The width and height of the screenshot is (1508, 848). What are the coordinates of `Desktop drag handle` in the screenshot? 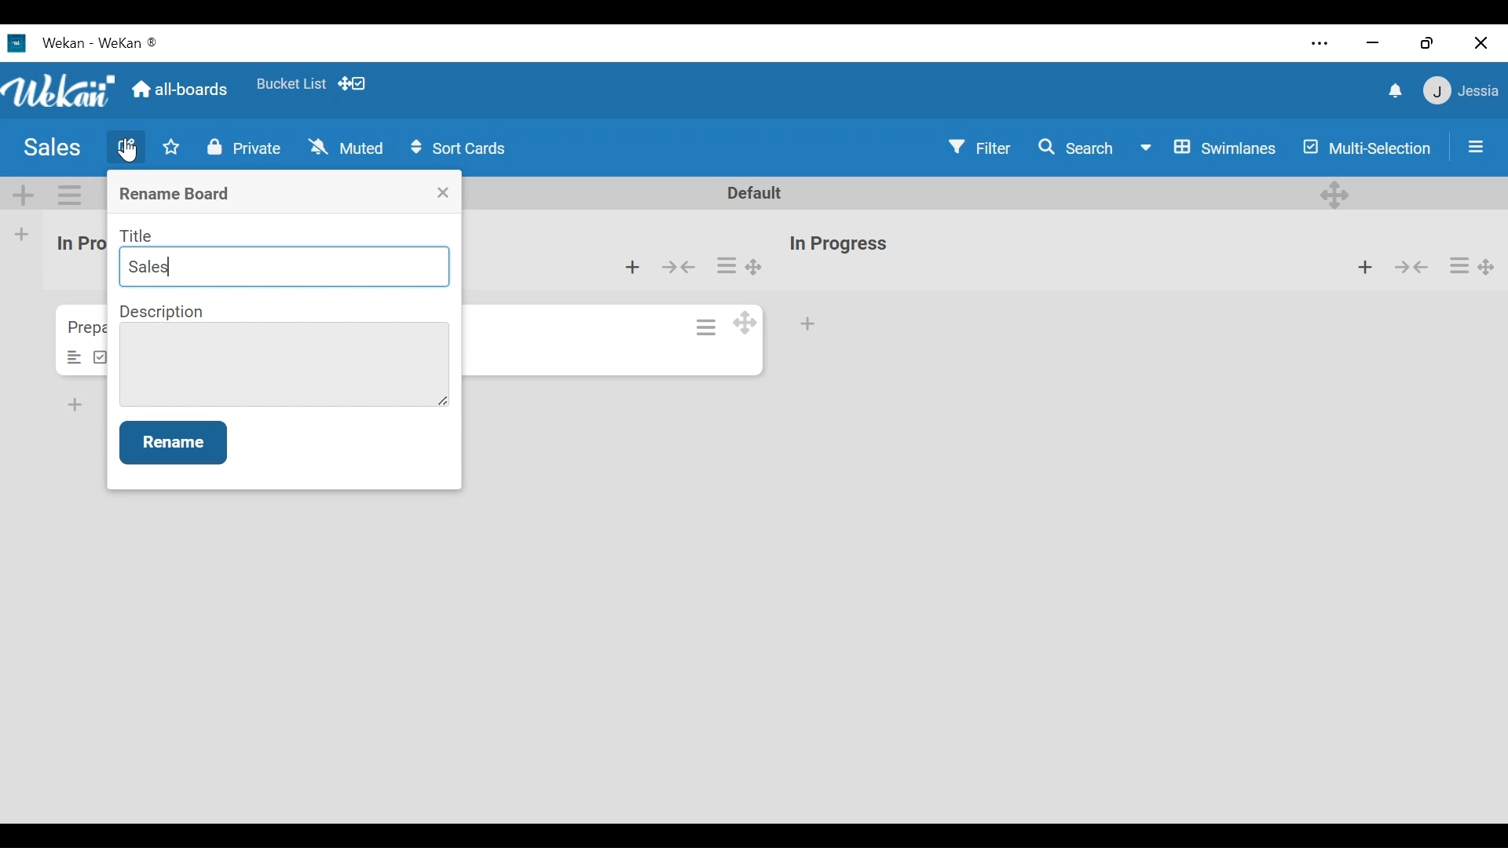 It's located at (744, 322).